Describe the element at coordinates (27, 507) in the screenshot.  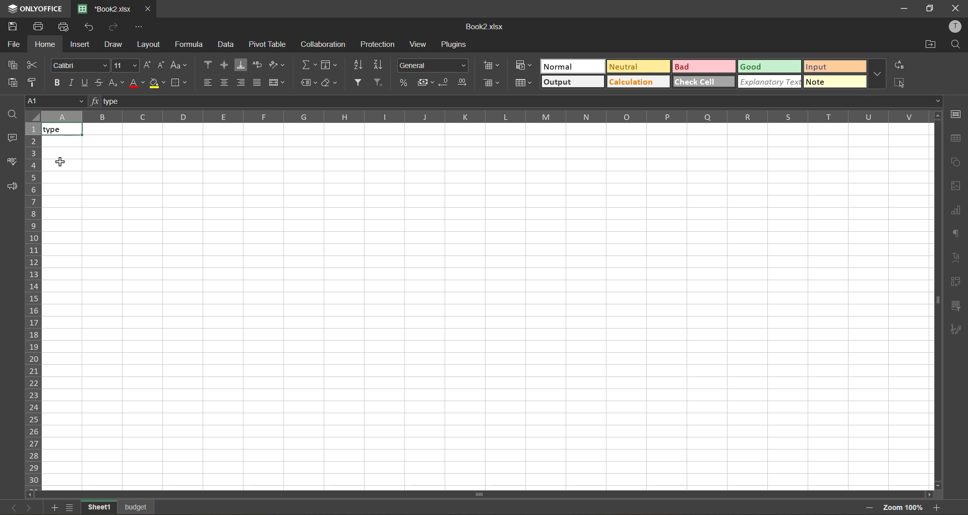
I see `next` at that location.